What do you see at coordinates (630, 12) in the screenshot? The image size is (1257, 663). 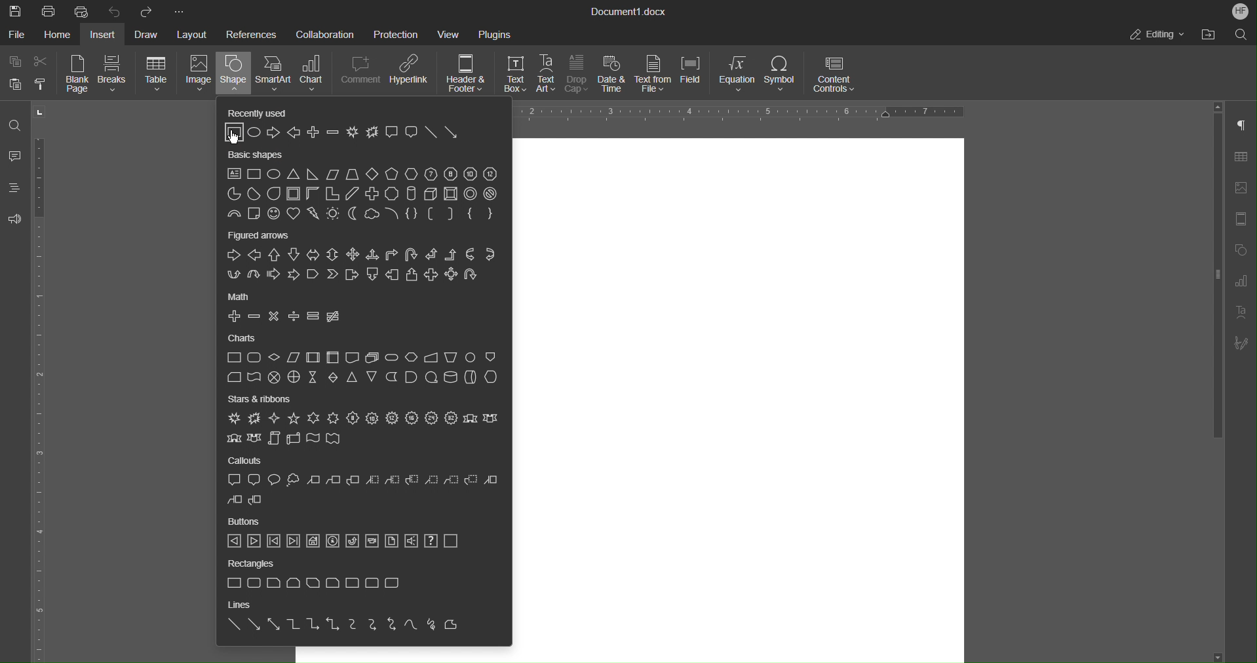 I see `Document1.docx` at bounding box center [630, 12].